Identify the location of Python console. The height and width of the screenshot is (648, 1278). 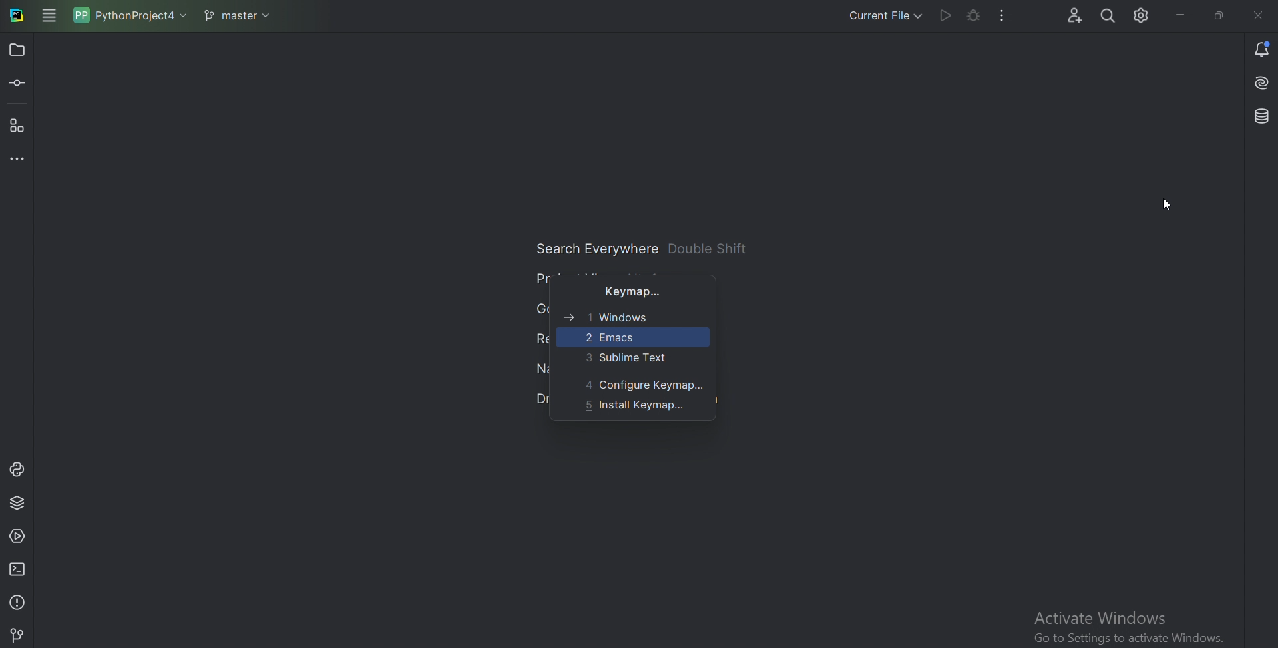
(18, 468).